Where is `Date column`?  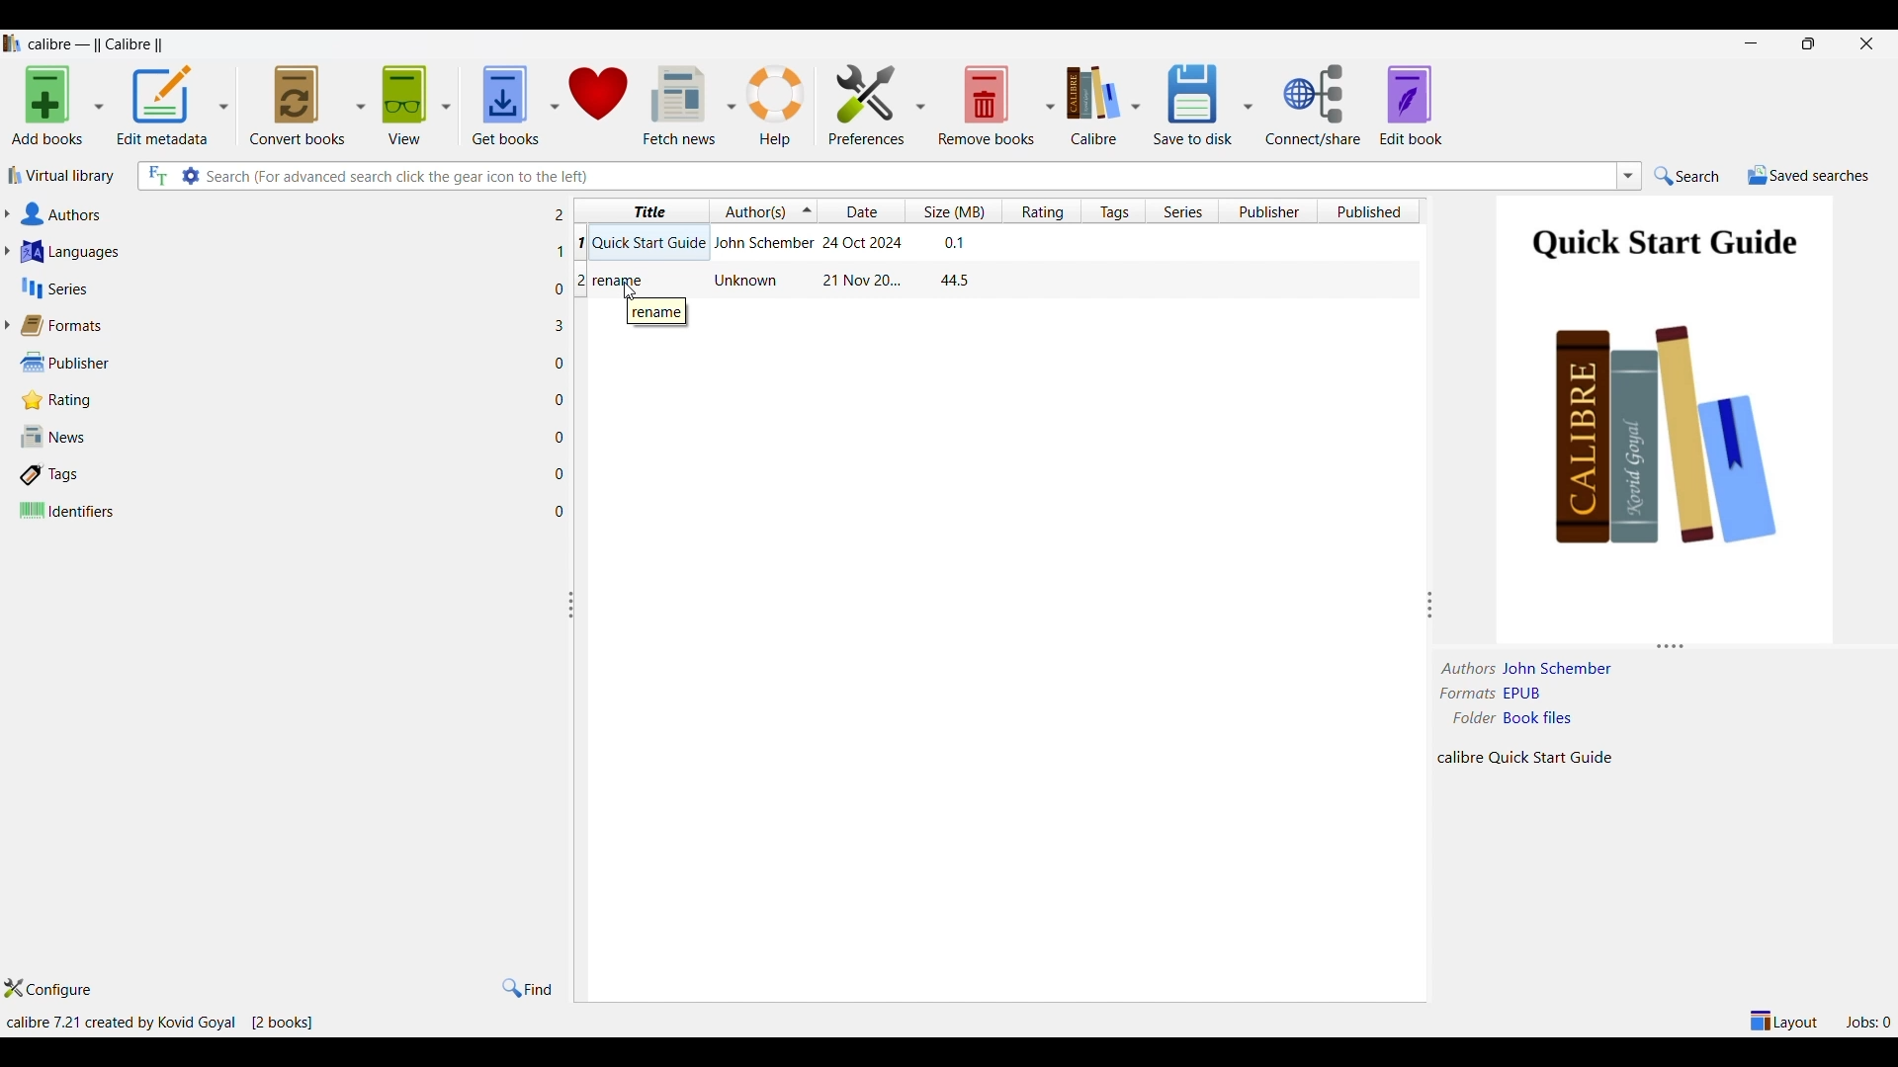 Date column is located at coordinates (862, 211).